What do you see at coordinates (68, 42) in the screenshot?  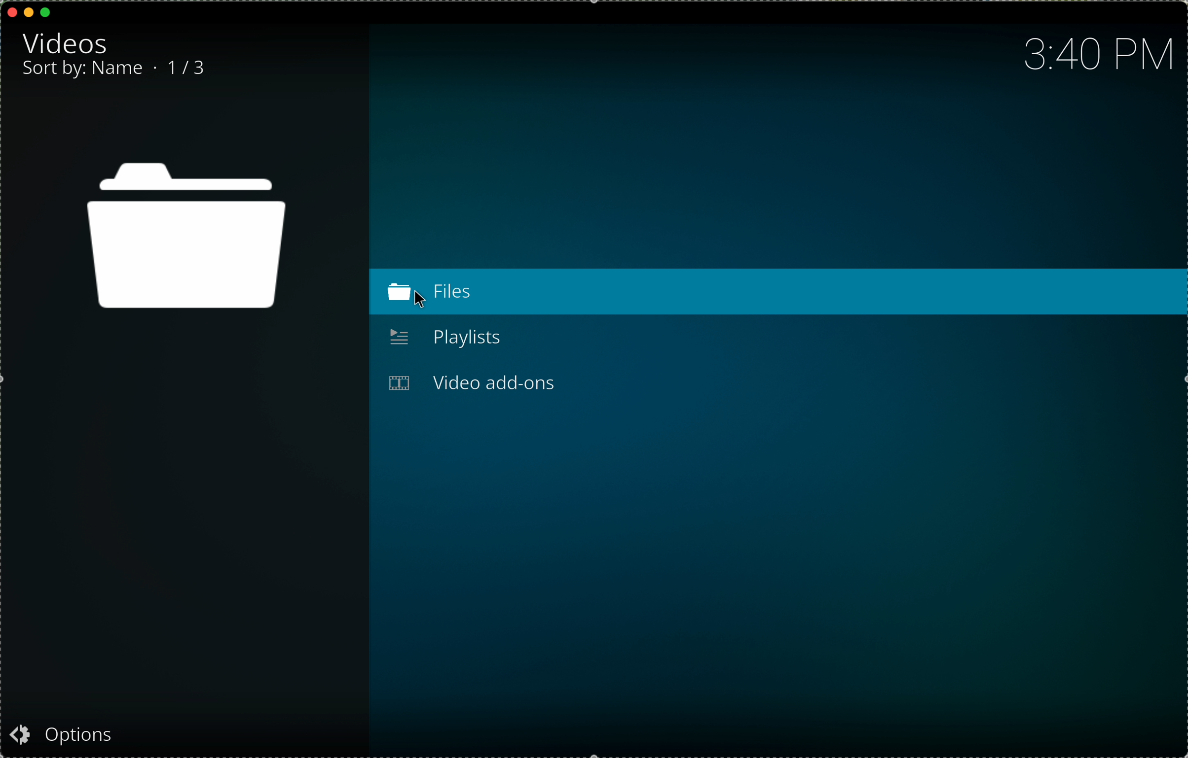 I see `videos` at bounding box center [68, 42].